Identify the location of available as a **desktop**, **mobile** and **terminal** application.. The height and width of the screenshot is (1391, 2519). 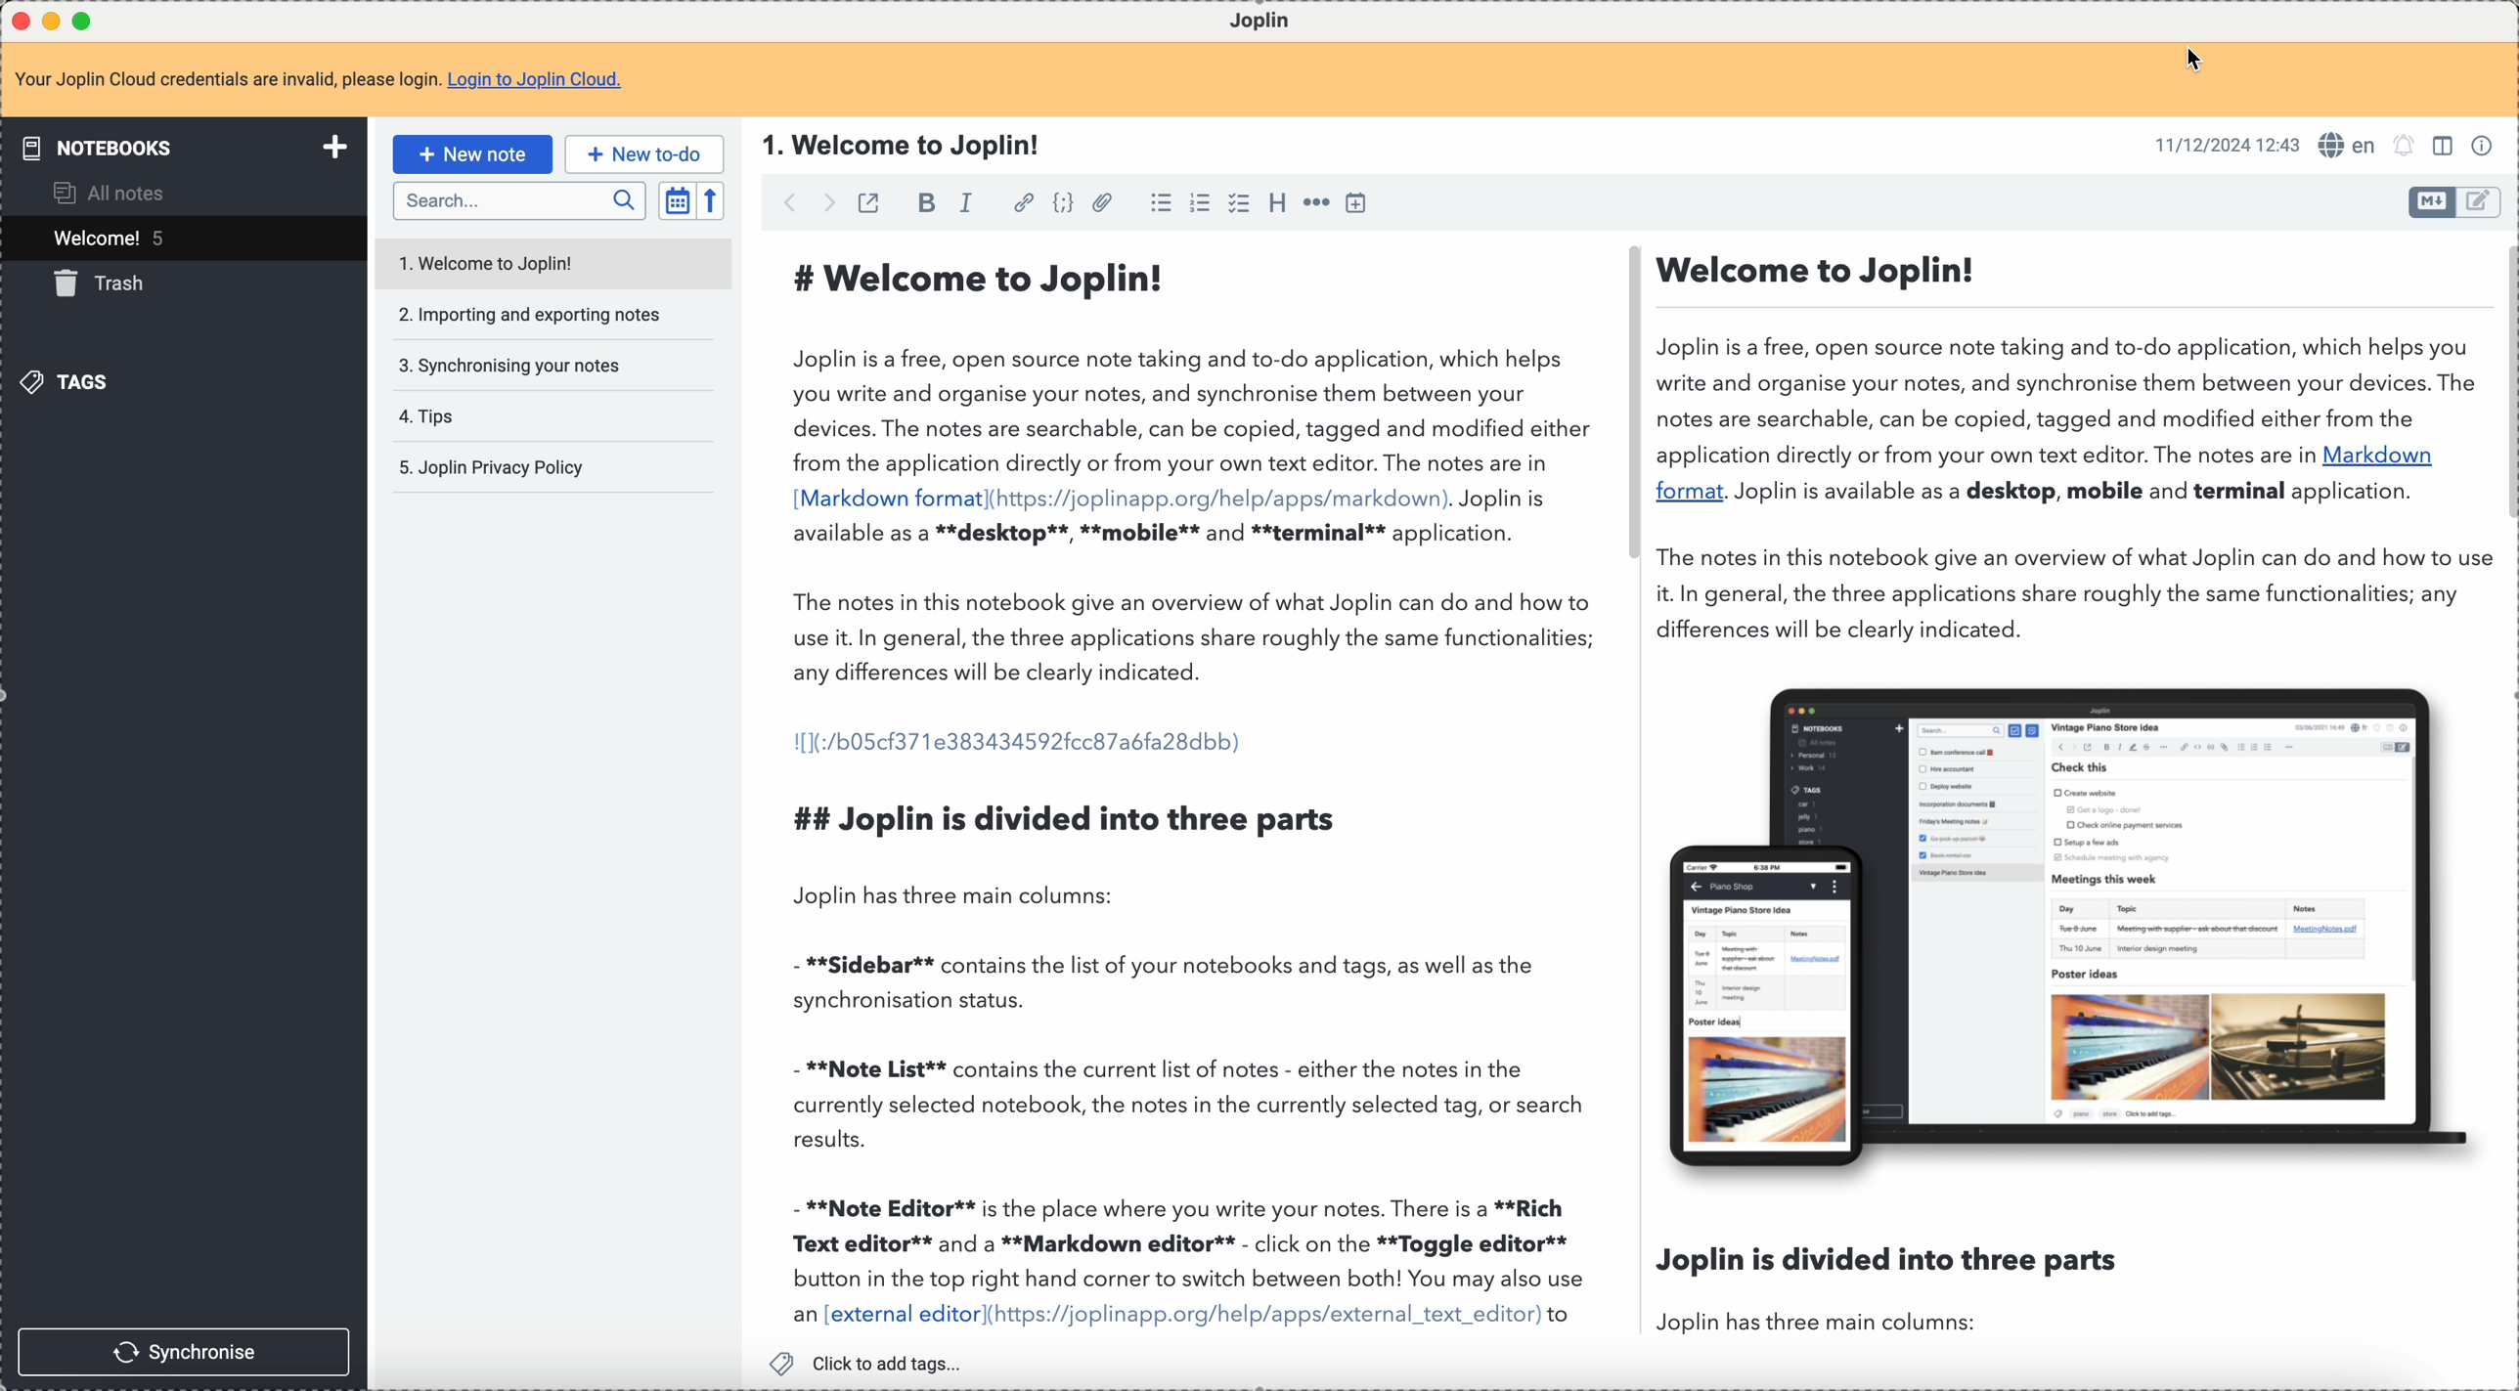
(1153, 537).